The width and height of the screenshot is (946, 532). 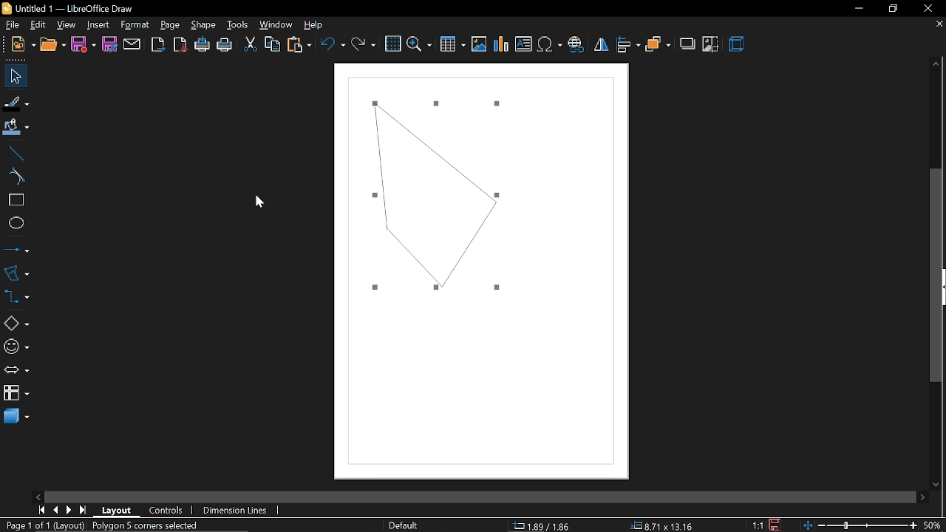 I want to click on insert, so click(x=98, y=24).